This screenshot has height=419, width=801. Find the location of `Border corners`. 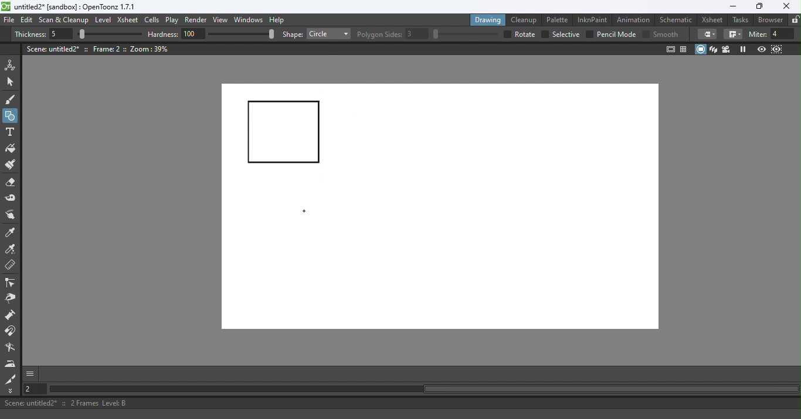

Border corners is located at coordinates (733, 35).